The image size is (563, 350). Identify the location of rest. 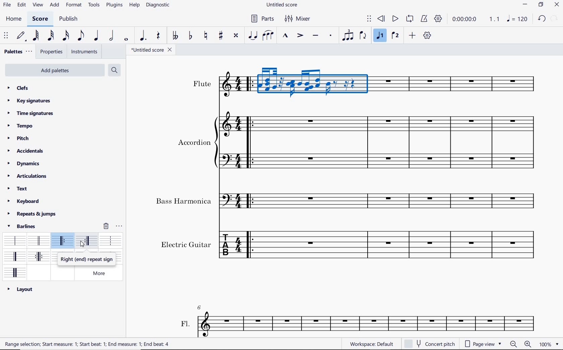
(158, 36).